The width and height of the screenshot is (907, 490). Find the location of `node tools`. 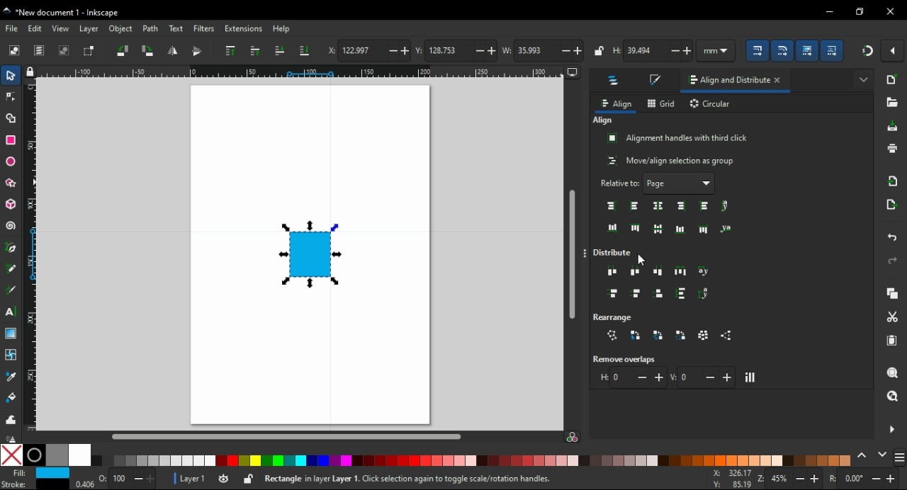

node tools is located at coordinates (11, 97).